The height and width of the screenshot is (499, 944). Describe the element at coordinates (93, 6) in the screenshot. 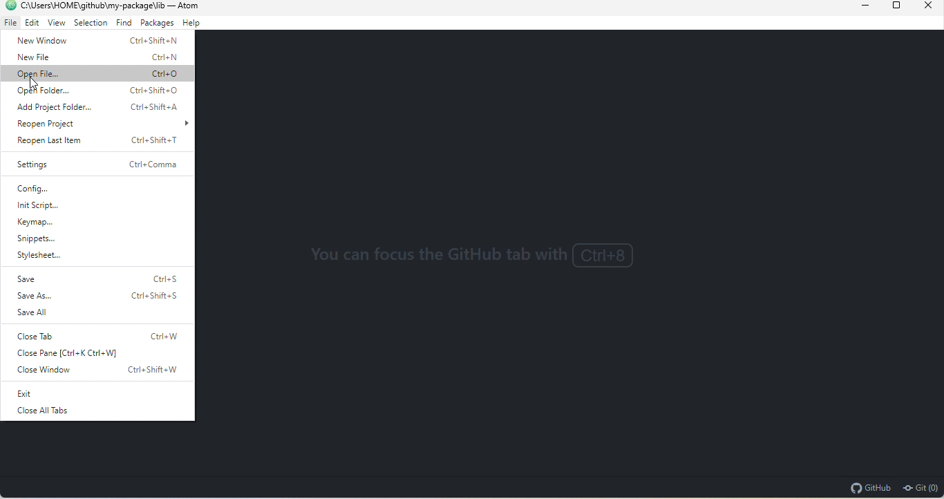

I see `directory path name` at that location.